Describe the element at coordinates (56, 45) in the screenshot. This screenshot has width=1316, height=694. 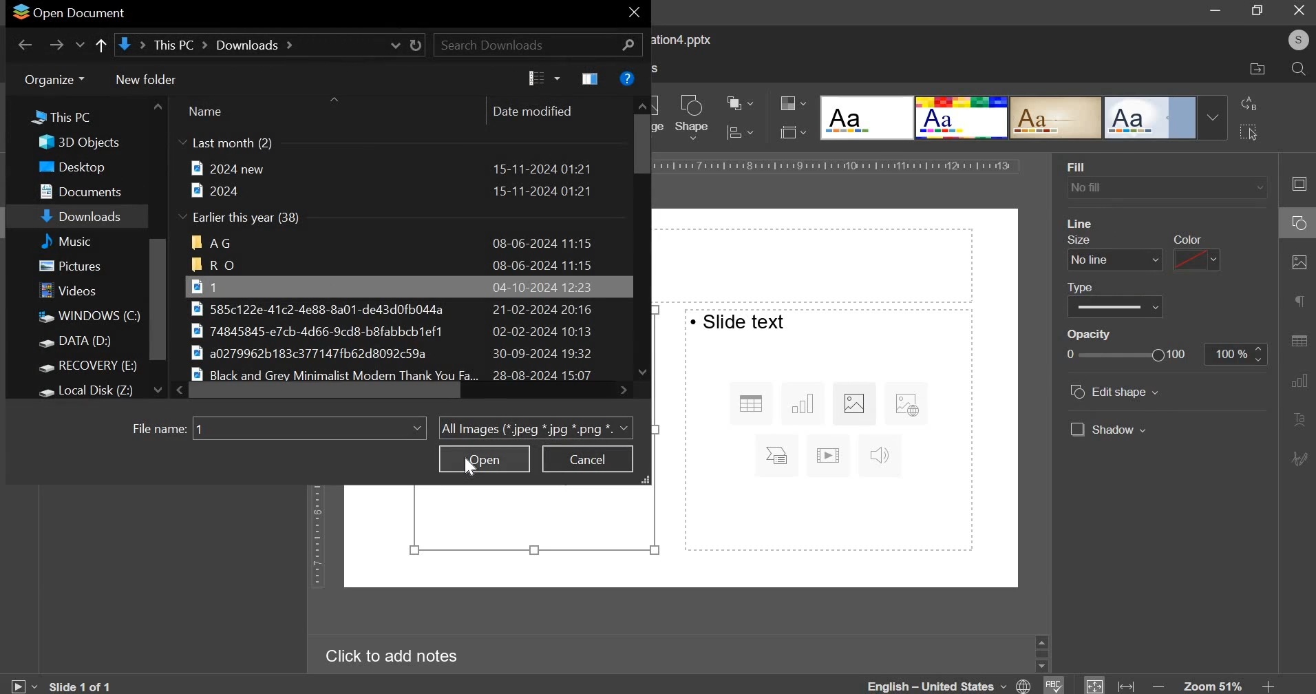
I see `forward` at that location.